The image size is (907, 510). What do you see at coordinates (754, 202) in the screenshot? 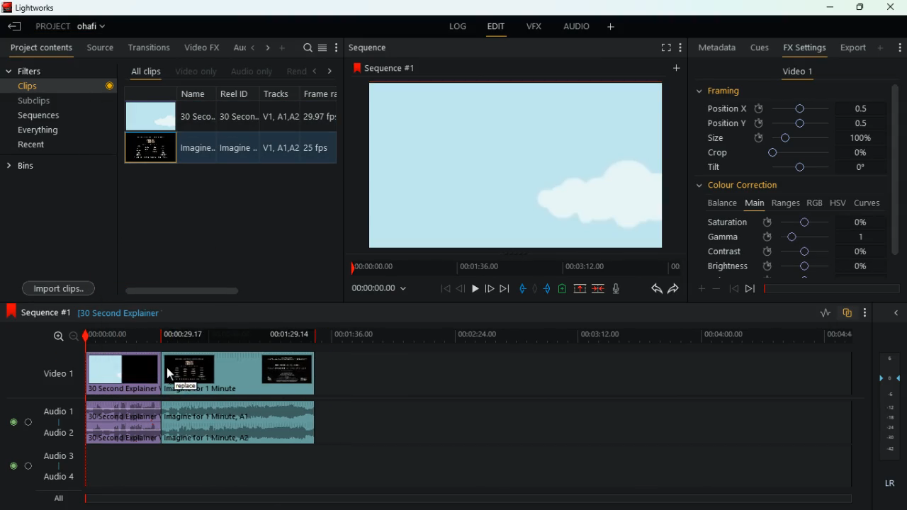
I see `main` at bounding box center [754, 202].